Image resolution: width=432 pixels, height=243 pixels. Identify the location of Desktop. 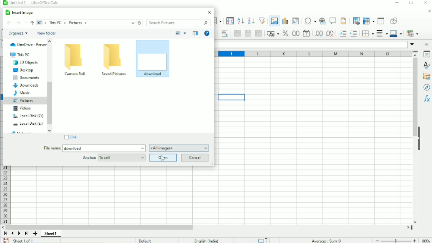
(23, 70).